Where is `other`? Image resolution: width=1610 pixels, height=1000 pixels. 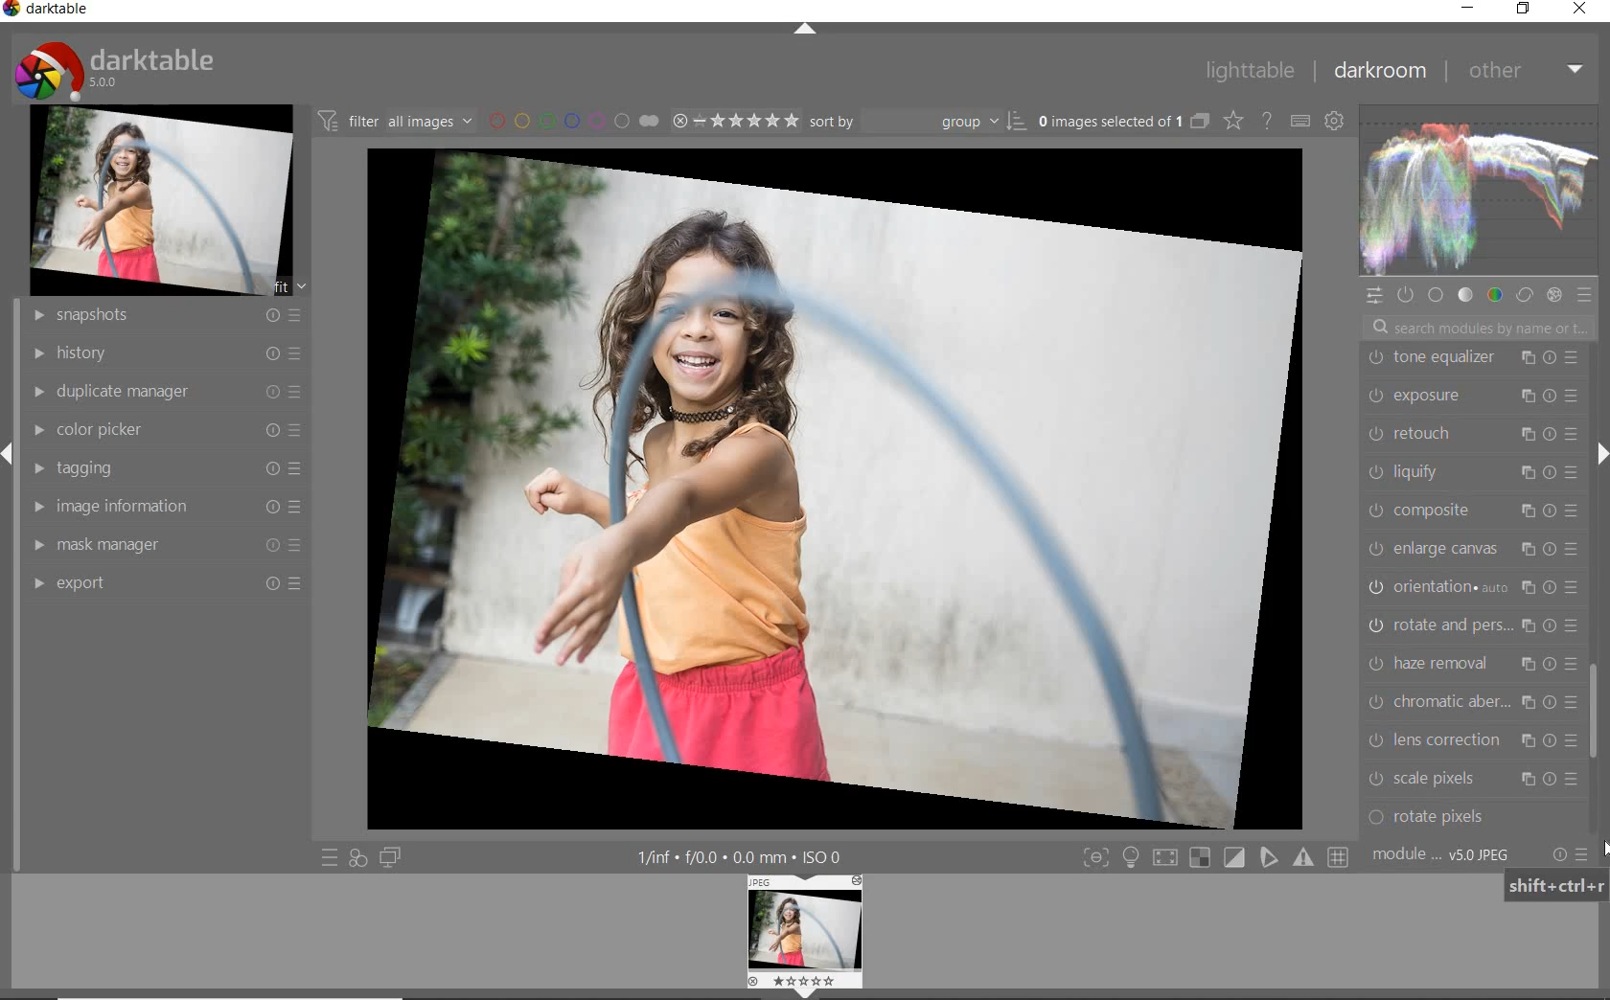 other is located at coordinates (1523, 70).